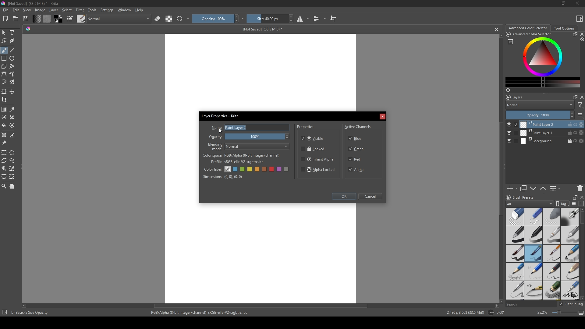 This screenshot has height=329, width=585. What do you see at coordinates (552, 235) in the screenshot?
I see `white pen` at bounding box center [552, 235].